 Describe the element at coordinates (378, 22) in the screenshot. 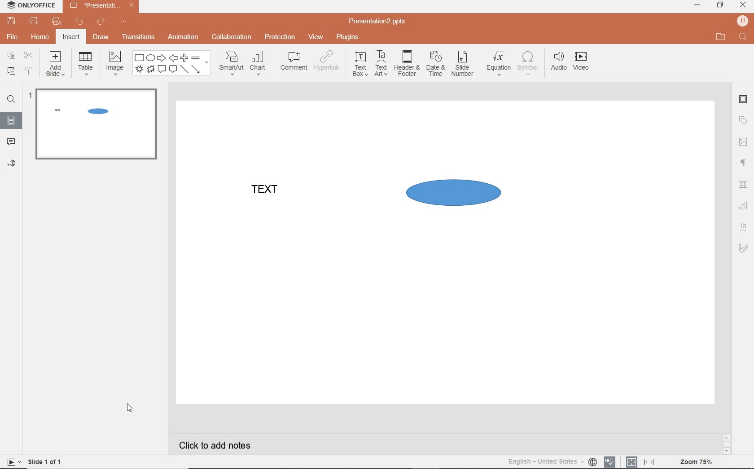

I see `Presentation2.pptx` at that location.